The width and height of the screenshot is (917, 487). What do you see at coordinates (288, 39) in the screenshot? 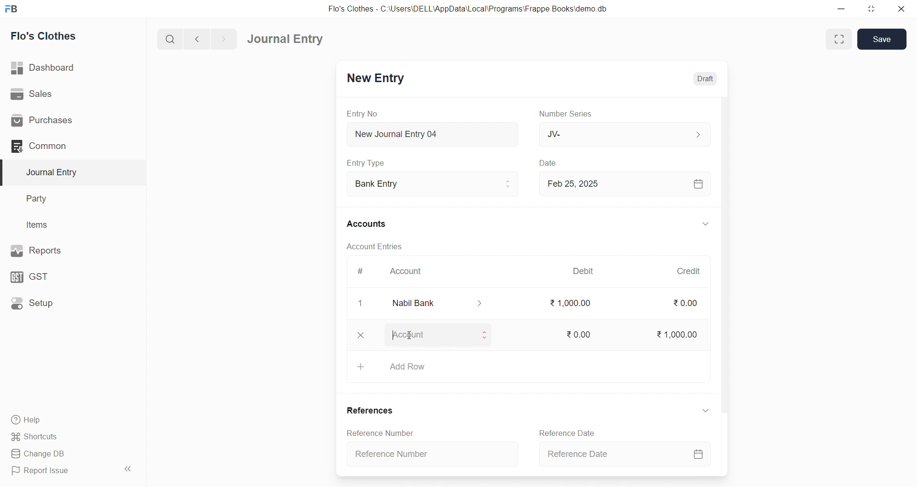
I see `Journal Entry` at bounding box center [288, 39].